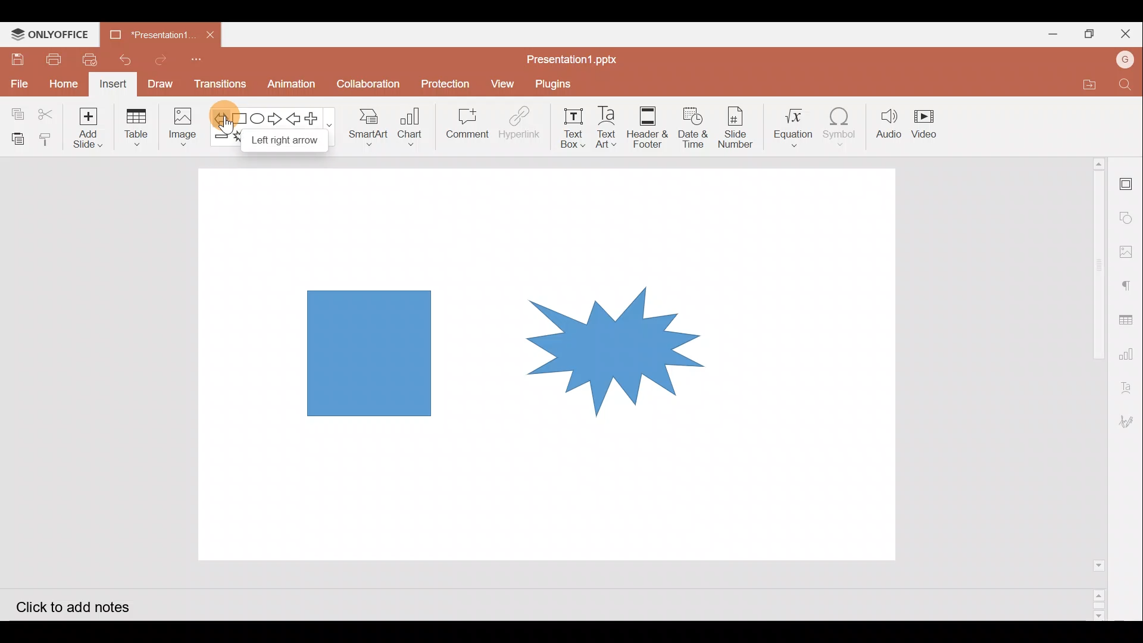  I want to click on Right arrow, so click(276, 117).